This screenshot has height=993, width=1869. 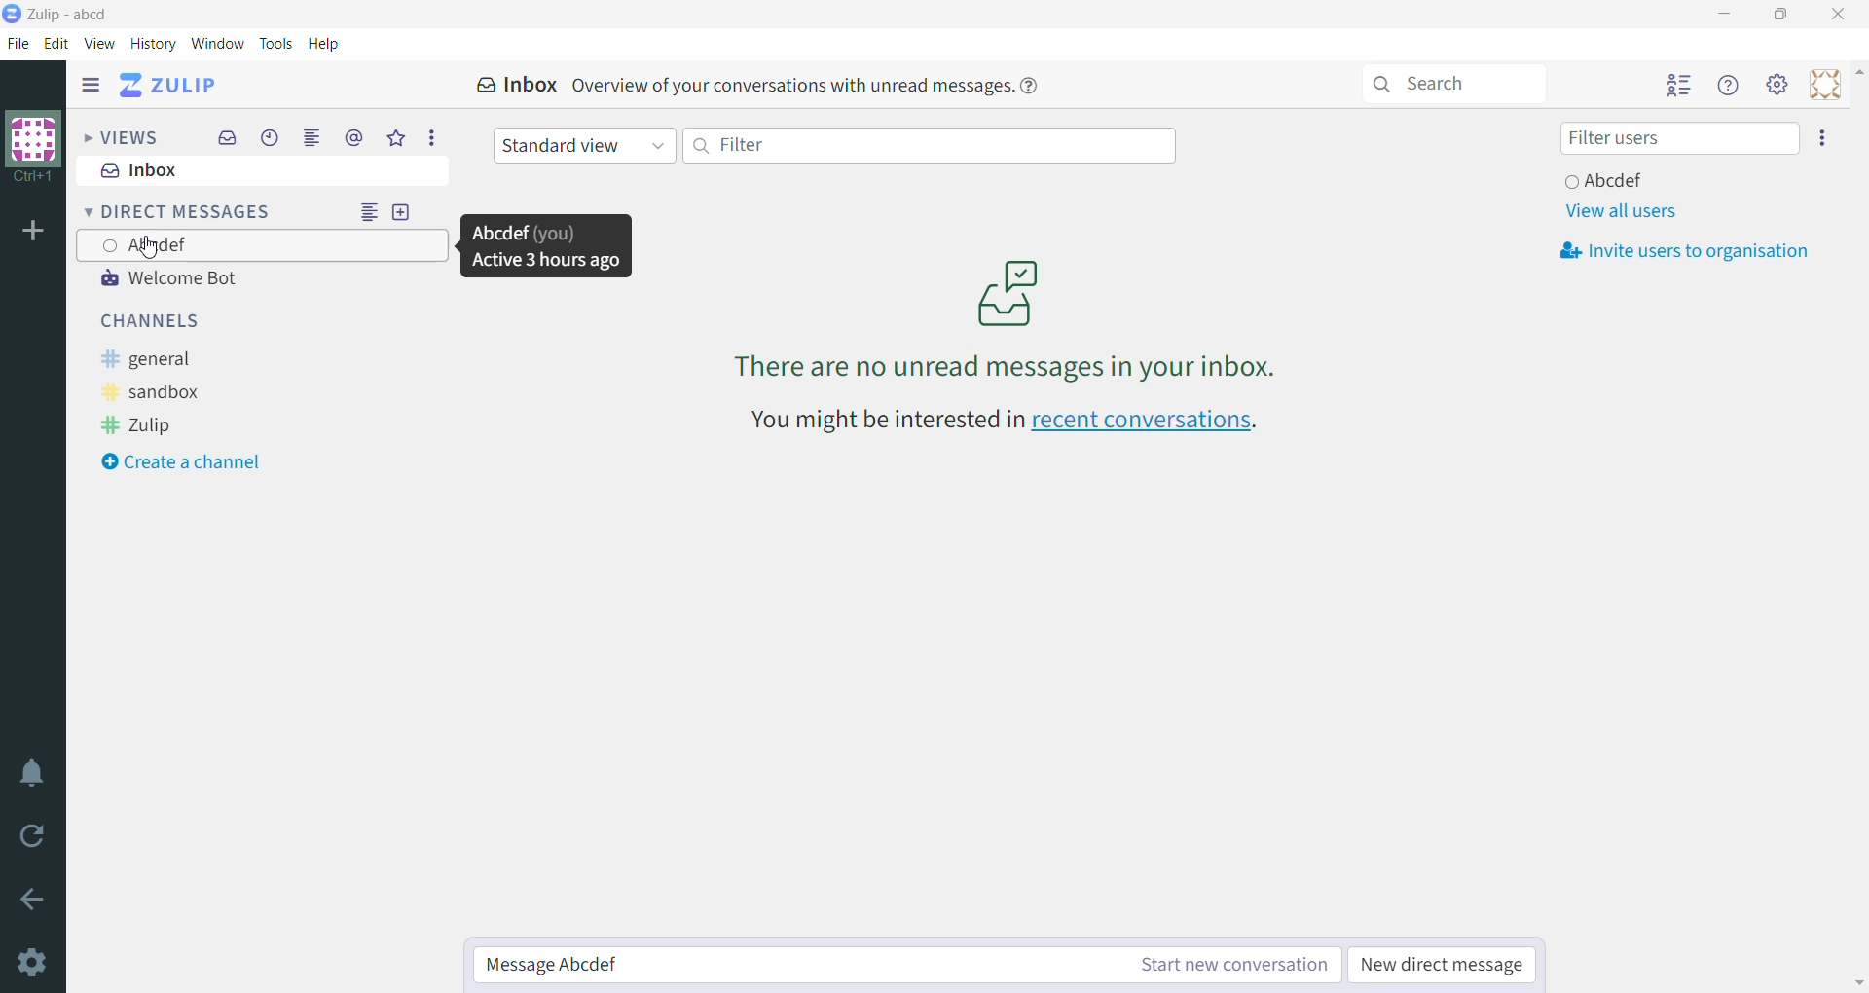 I want to click on Views, so click(x=120, y=135).